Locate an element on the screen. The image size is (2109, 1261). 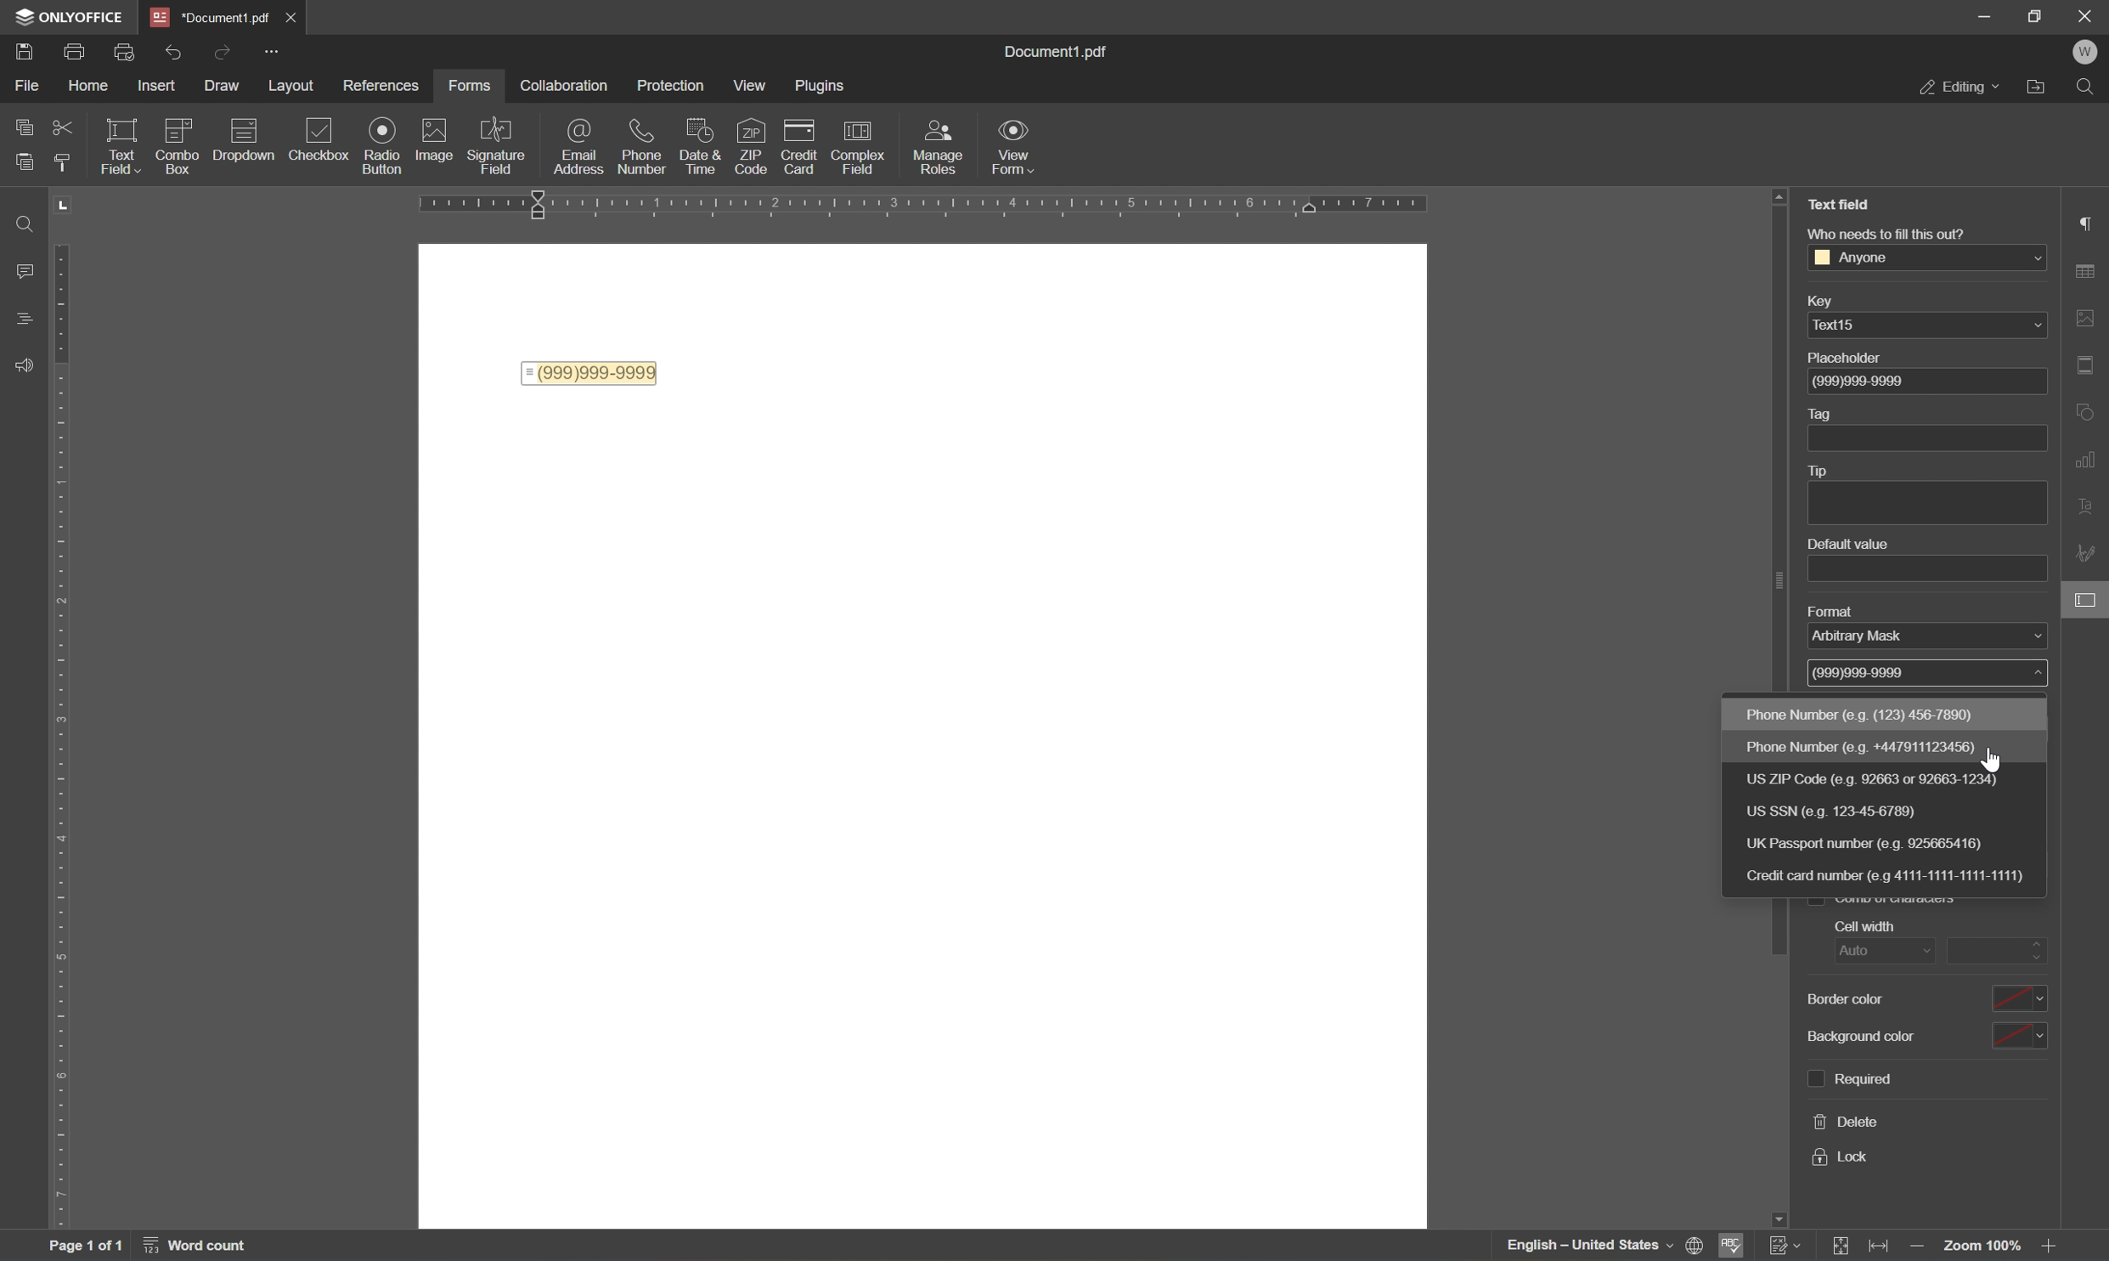
copy style is located at coordinates (65, 160).